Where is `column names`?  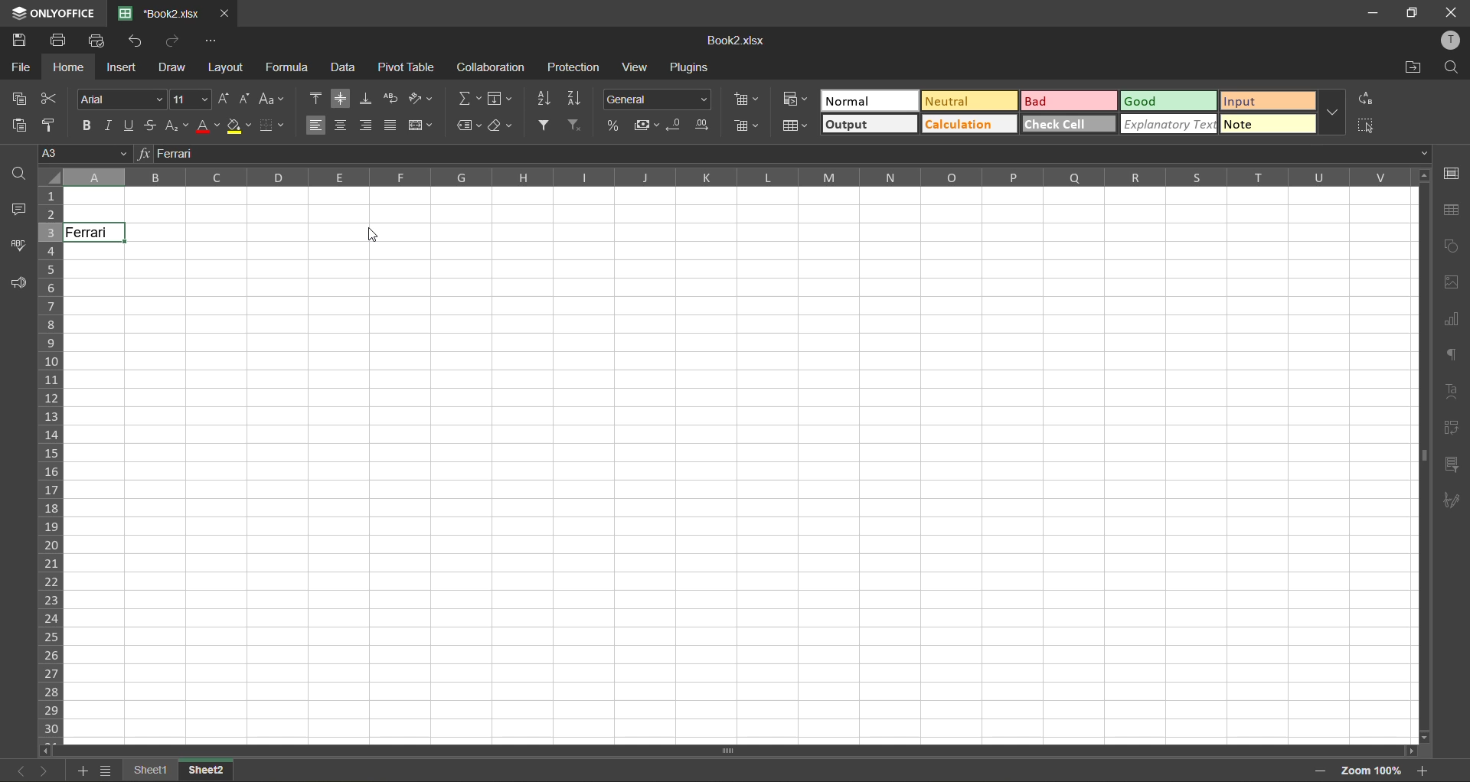
column names is located at coordinates (734, 178).